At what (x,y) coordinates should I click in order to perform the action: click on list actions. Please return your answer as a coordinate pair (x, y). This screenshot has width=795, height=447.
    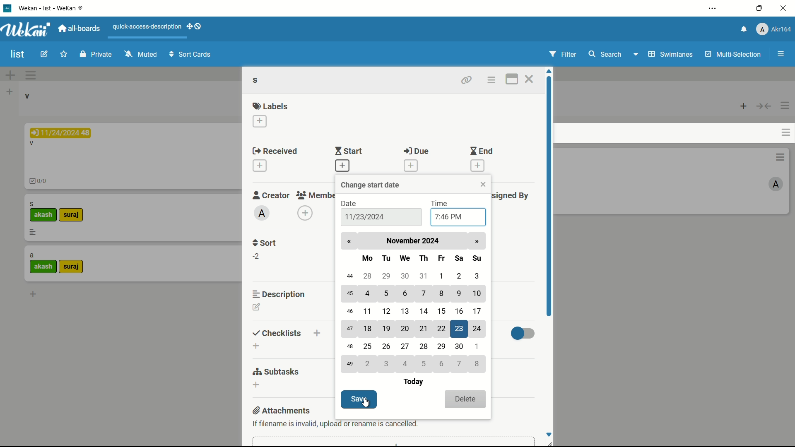
    Looking at the image, I should click on (785, 106).